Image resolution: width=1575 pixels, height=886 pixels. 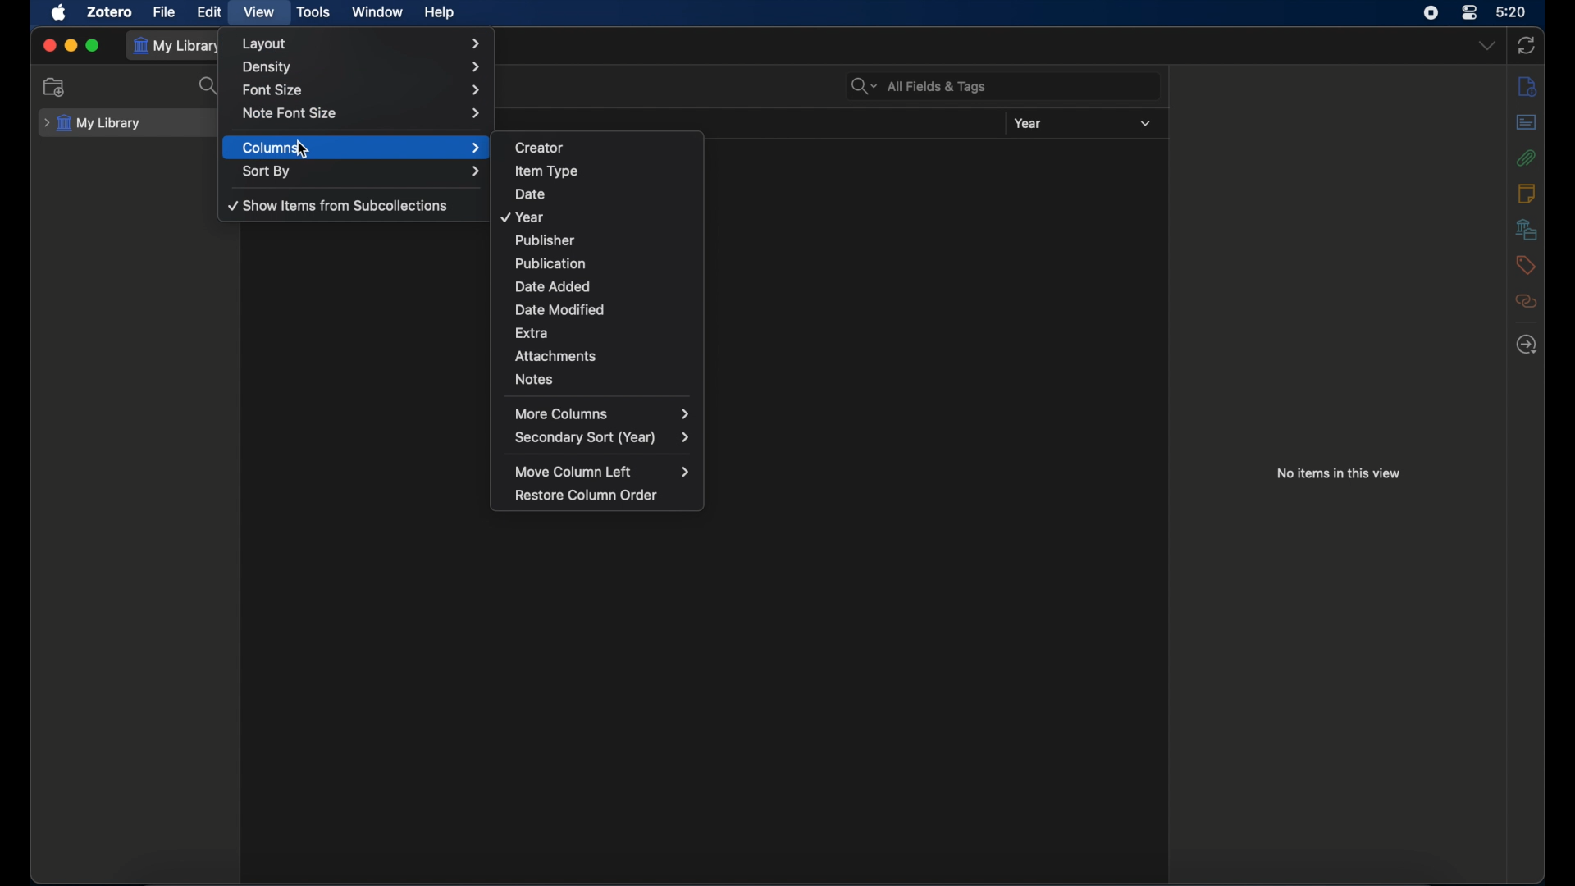 I want to click on note font size, so click(x=363, y=112).